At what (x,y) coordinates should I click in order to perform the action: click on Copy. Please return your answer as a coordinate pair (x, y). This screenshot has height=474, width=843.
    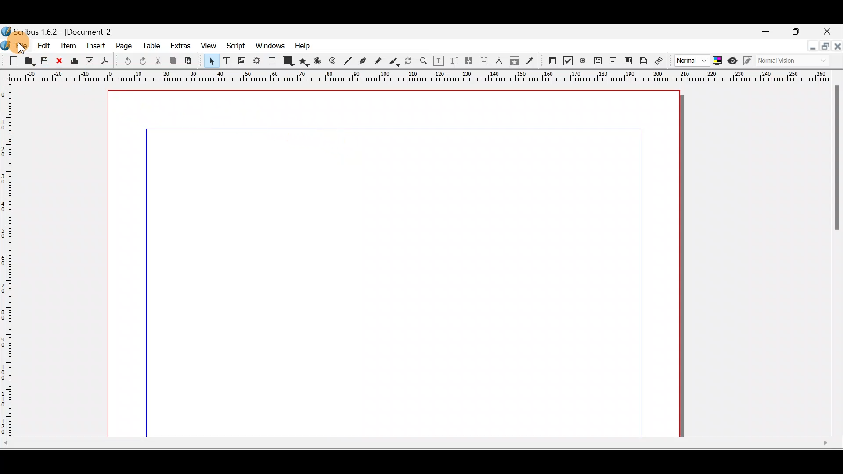
    Looking at the image, I should click on (174, 62).